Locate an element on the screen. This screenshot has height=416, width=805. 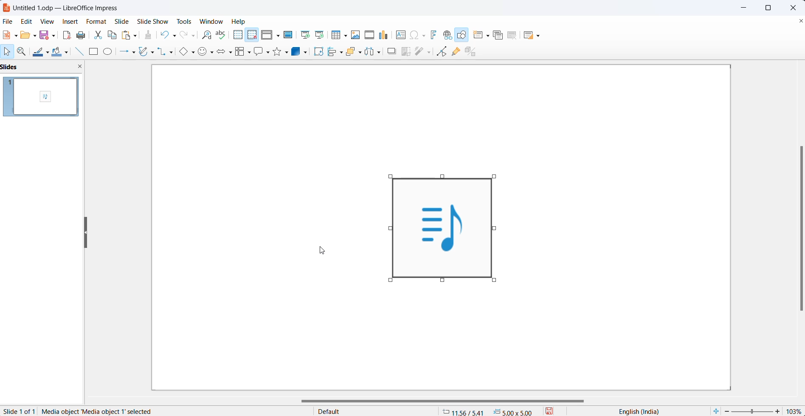
media object information is located at coordinates (99, 411).